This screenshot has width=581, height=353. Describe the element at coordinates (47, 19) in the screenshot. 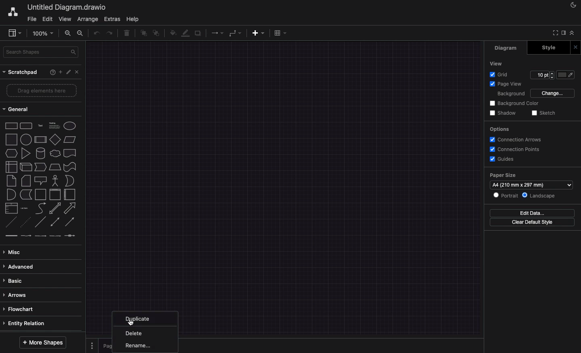

I see `edit` at that location.